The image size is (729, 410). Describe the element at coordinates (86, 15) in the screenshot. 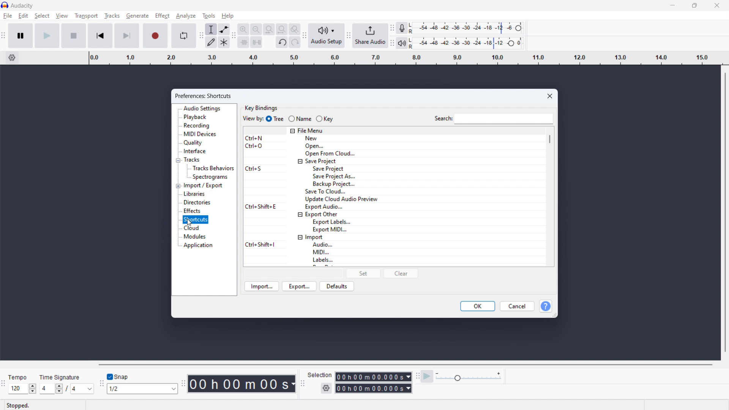

I see `transport` at that location.